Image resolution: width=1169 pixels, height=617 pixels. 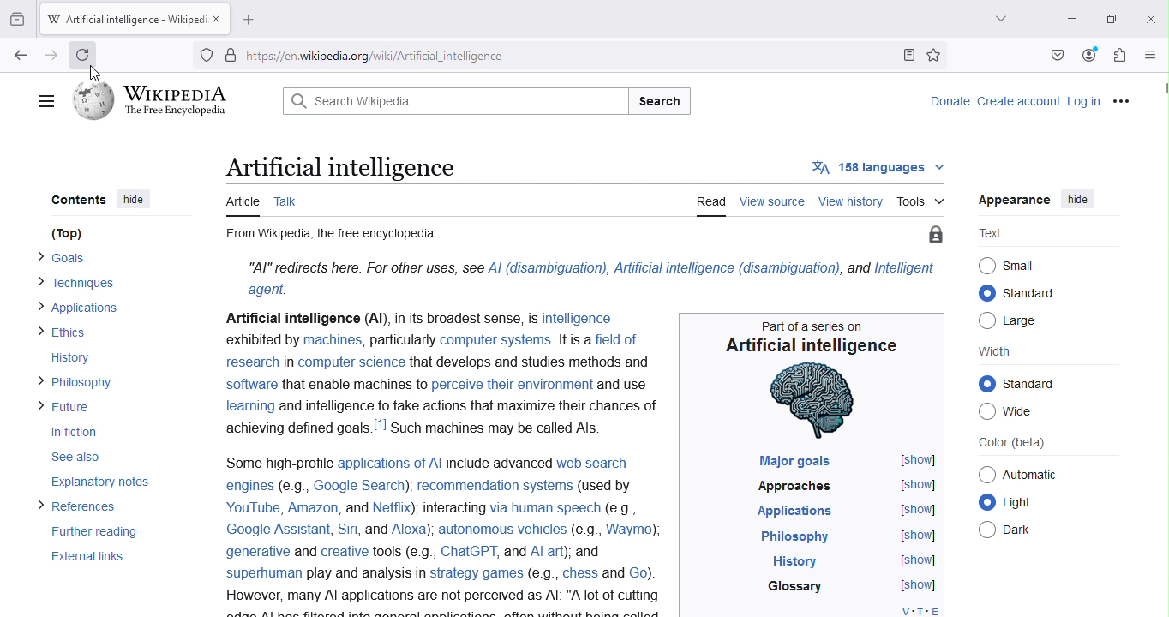 I want to click on (eg., so click(x=622, y=509).